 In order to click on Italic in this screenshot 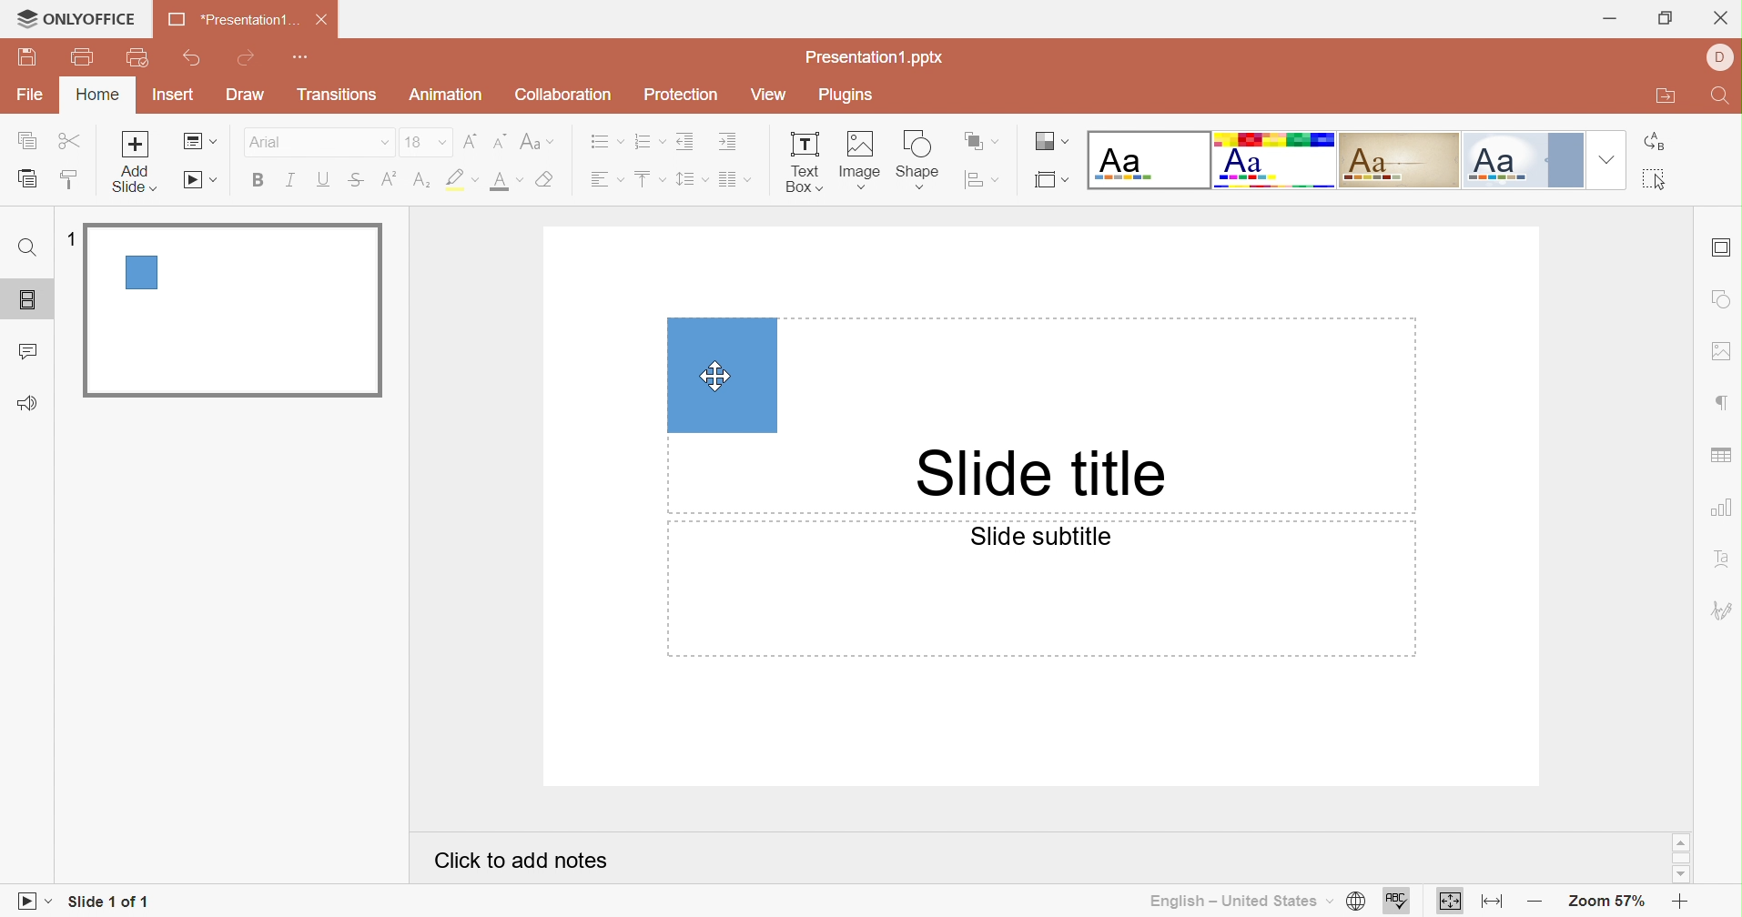, I will do `click(289, 181)`.